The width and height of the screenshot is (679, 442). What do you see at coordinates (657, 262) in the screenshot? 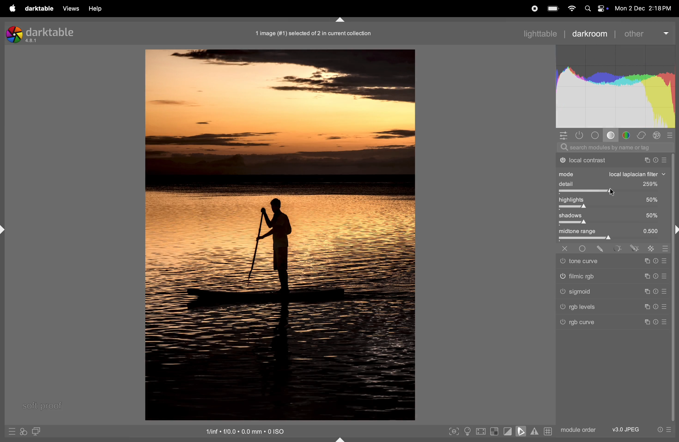
I see `sign ` at bounding box center [657, 262].